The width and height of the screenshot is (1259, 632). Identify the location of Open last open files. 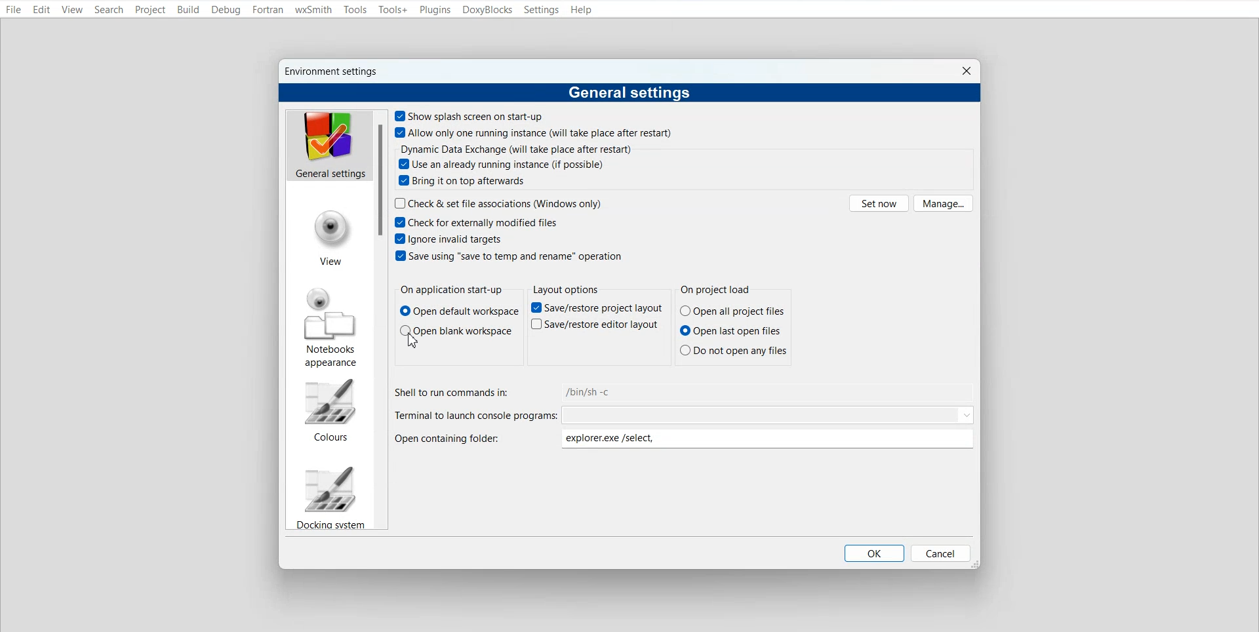
(733, 330).